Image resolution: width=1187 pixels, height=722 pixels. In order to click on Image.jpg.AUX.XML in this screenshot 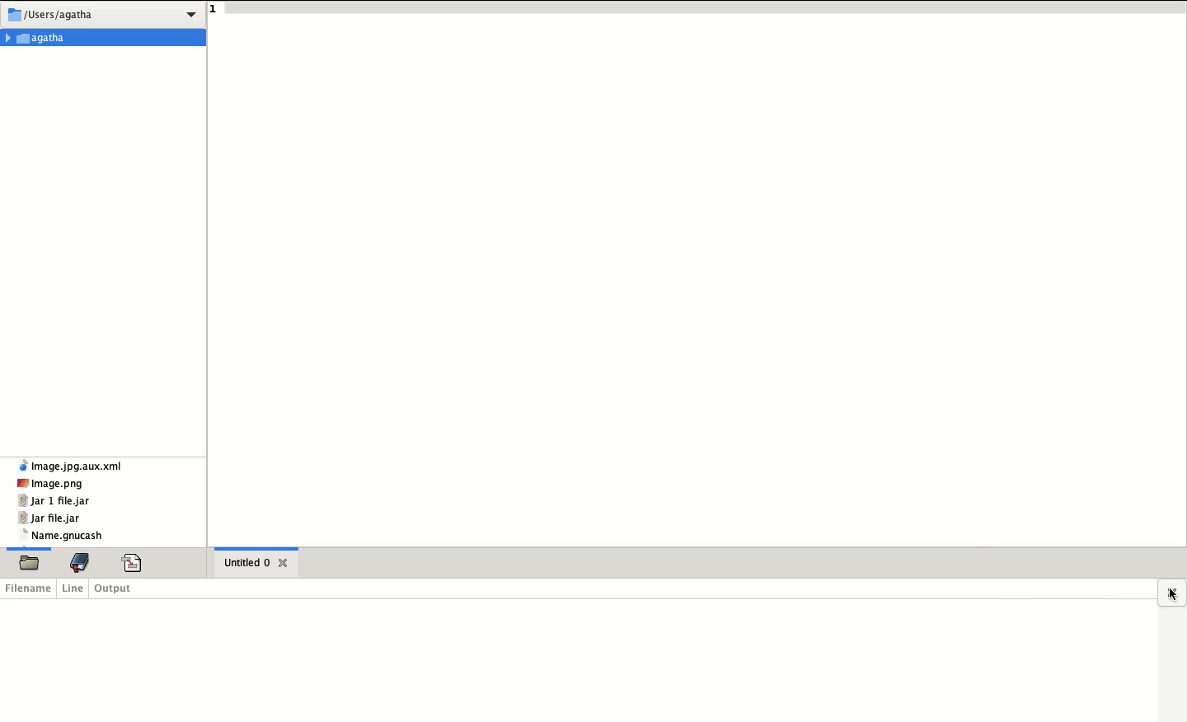, I will do `click(72, 466)`.